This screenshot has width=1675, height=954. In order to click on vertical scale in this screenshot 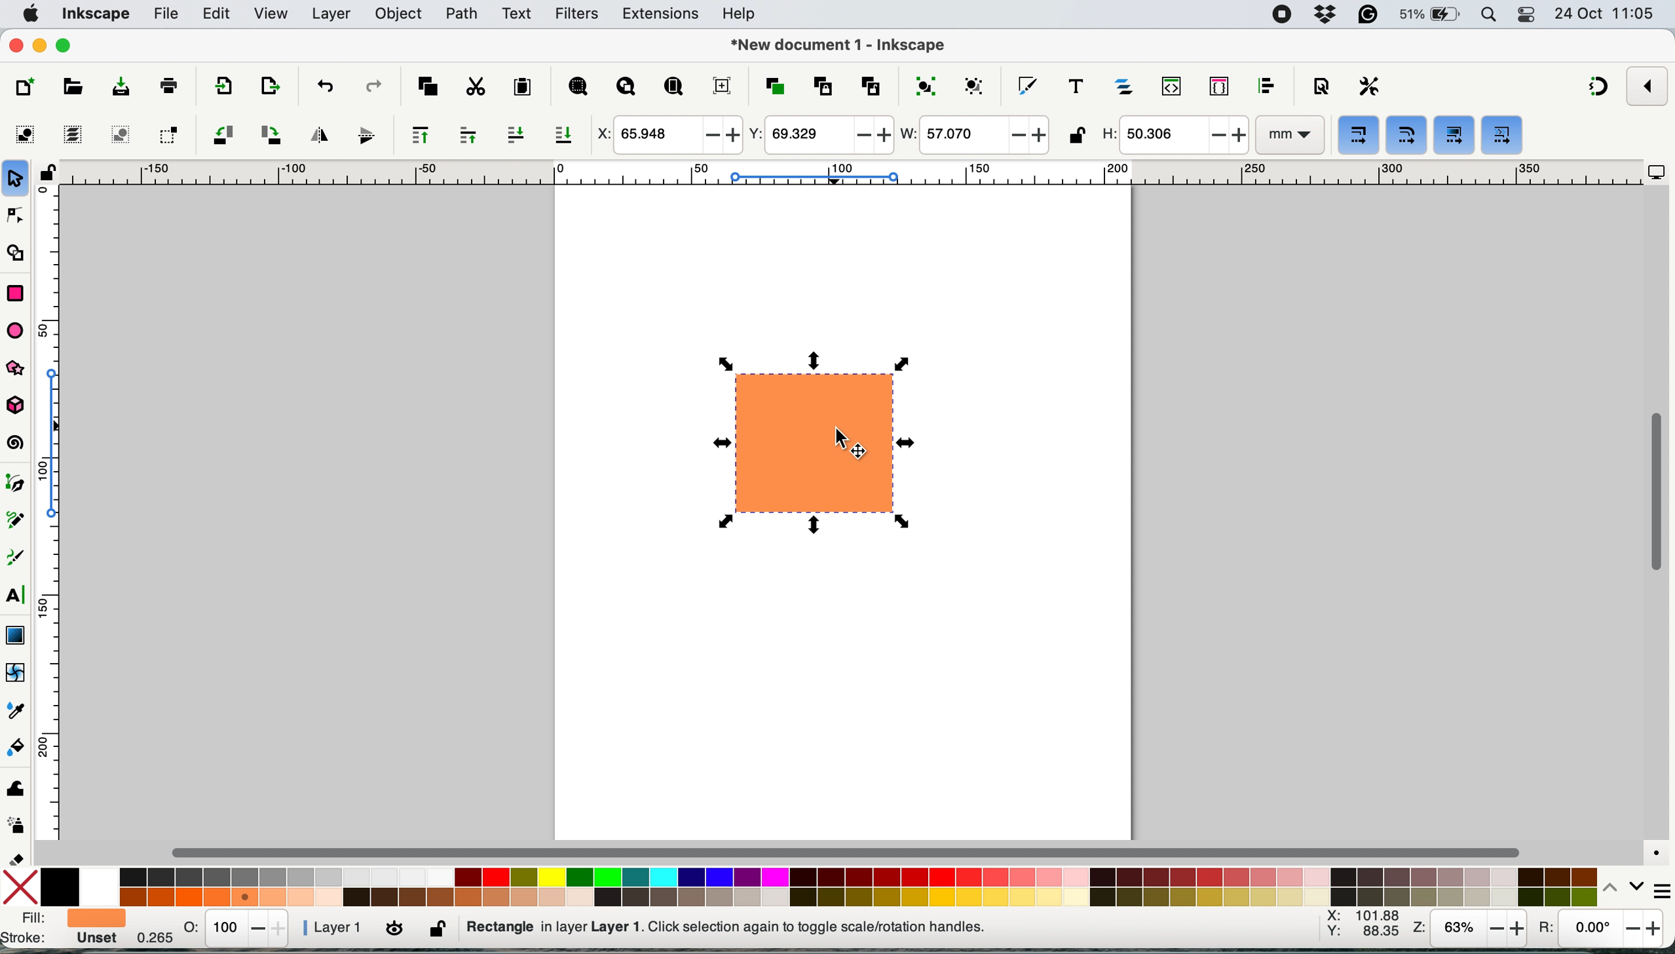, I will do `click(60, 519)`.